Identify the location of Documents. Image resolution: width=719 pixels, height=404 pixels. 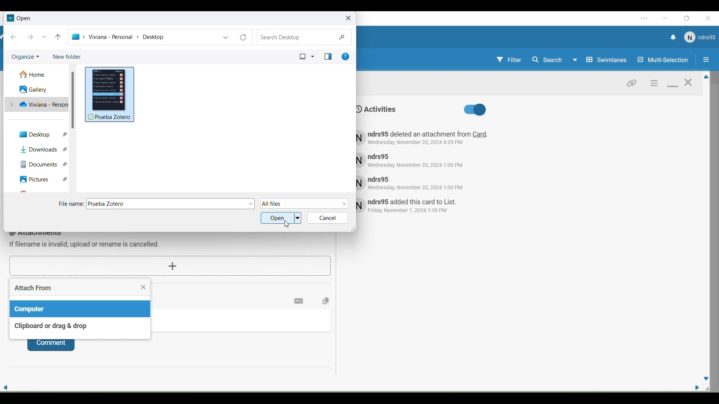
(43, 165).